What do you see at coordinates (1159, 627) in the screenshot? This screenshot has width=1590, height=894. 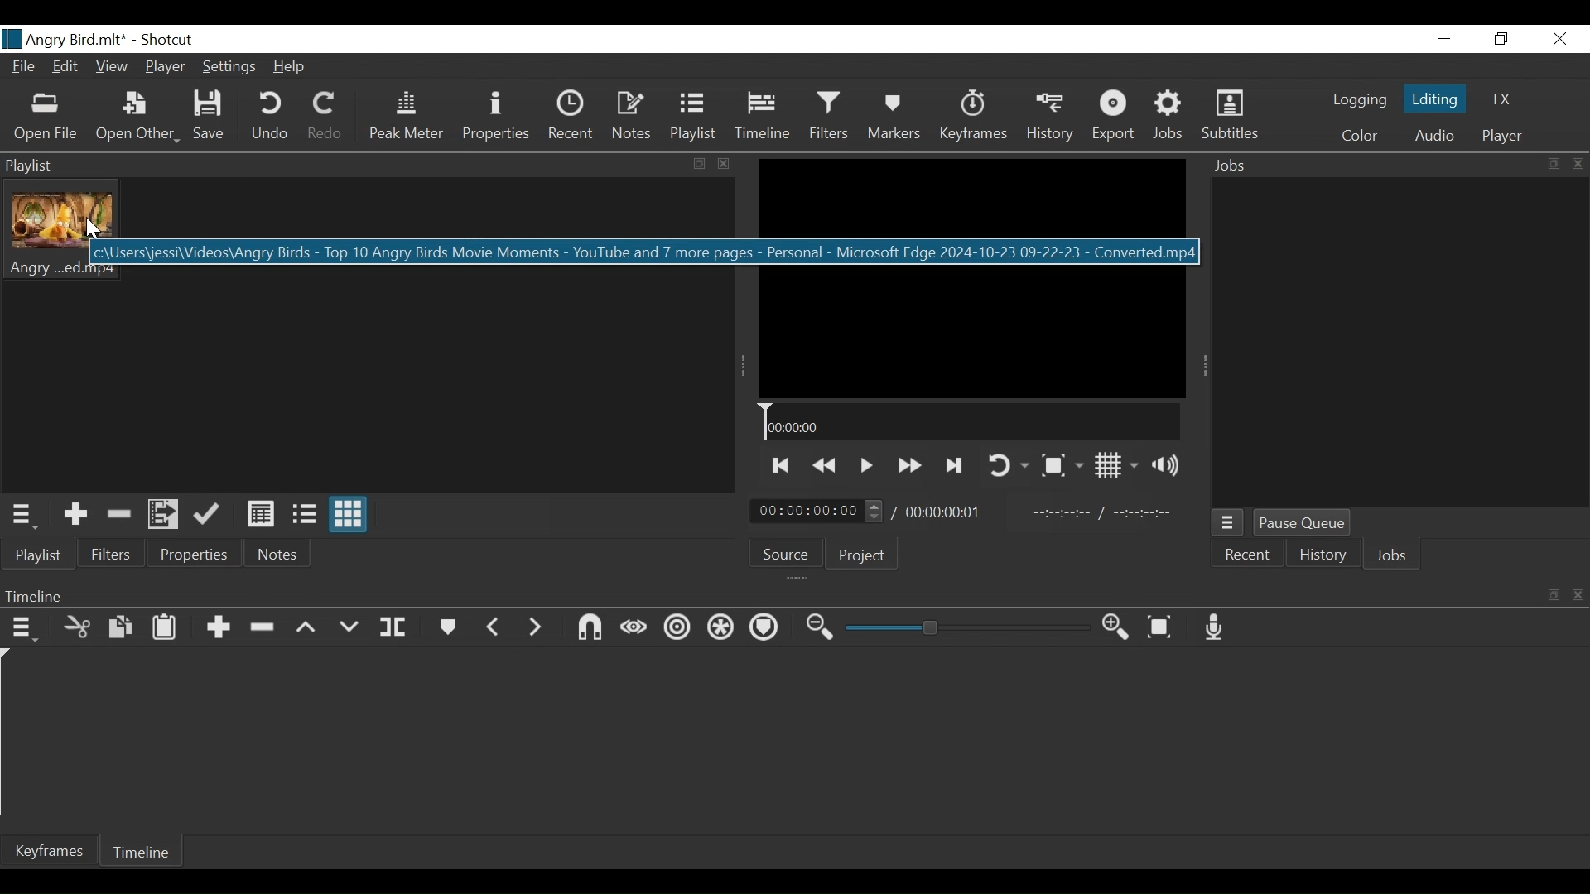 I see `Zoom timeline fit` at bounding box center [1159, 627].